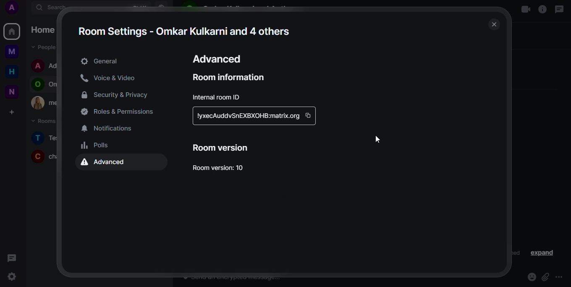 The image size is (571, 287). What do you see at coordinates (12, 52) in the screenshot?
I see `myspace` at bounding box center [12, 52].